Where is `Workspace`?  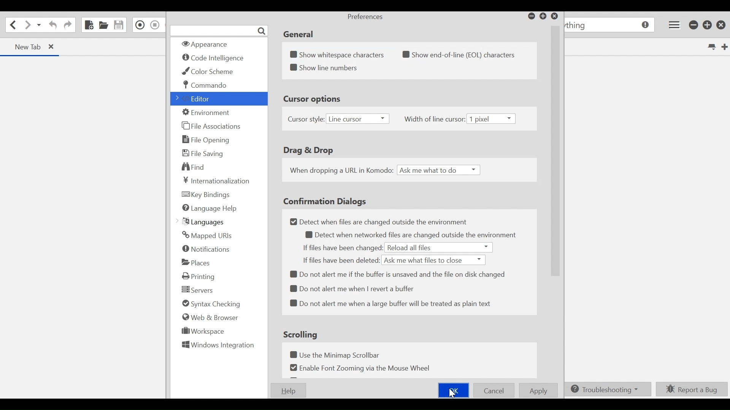 Workspace is located at coordinates (203, 331).